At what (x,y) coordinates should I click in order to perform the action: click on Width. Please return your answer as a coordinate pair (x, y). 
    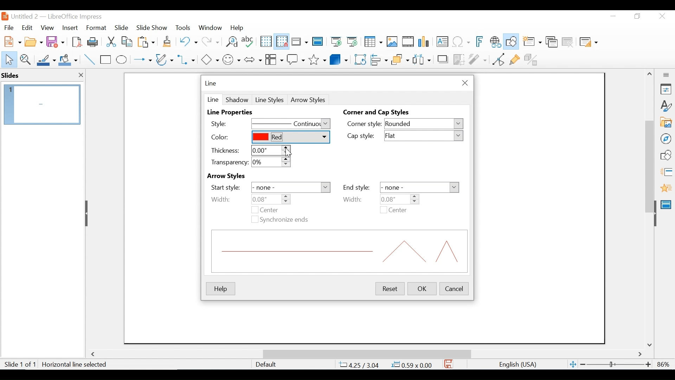
    Looking at the image, I should click on (221, 199).